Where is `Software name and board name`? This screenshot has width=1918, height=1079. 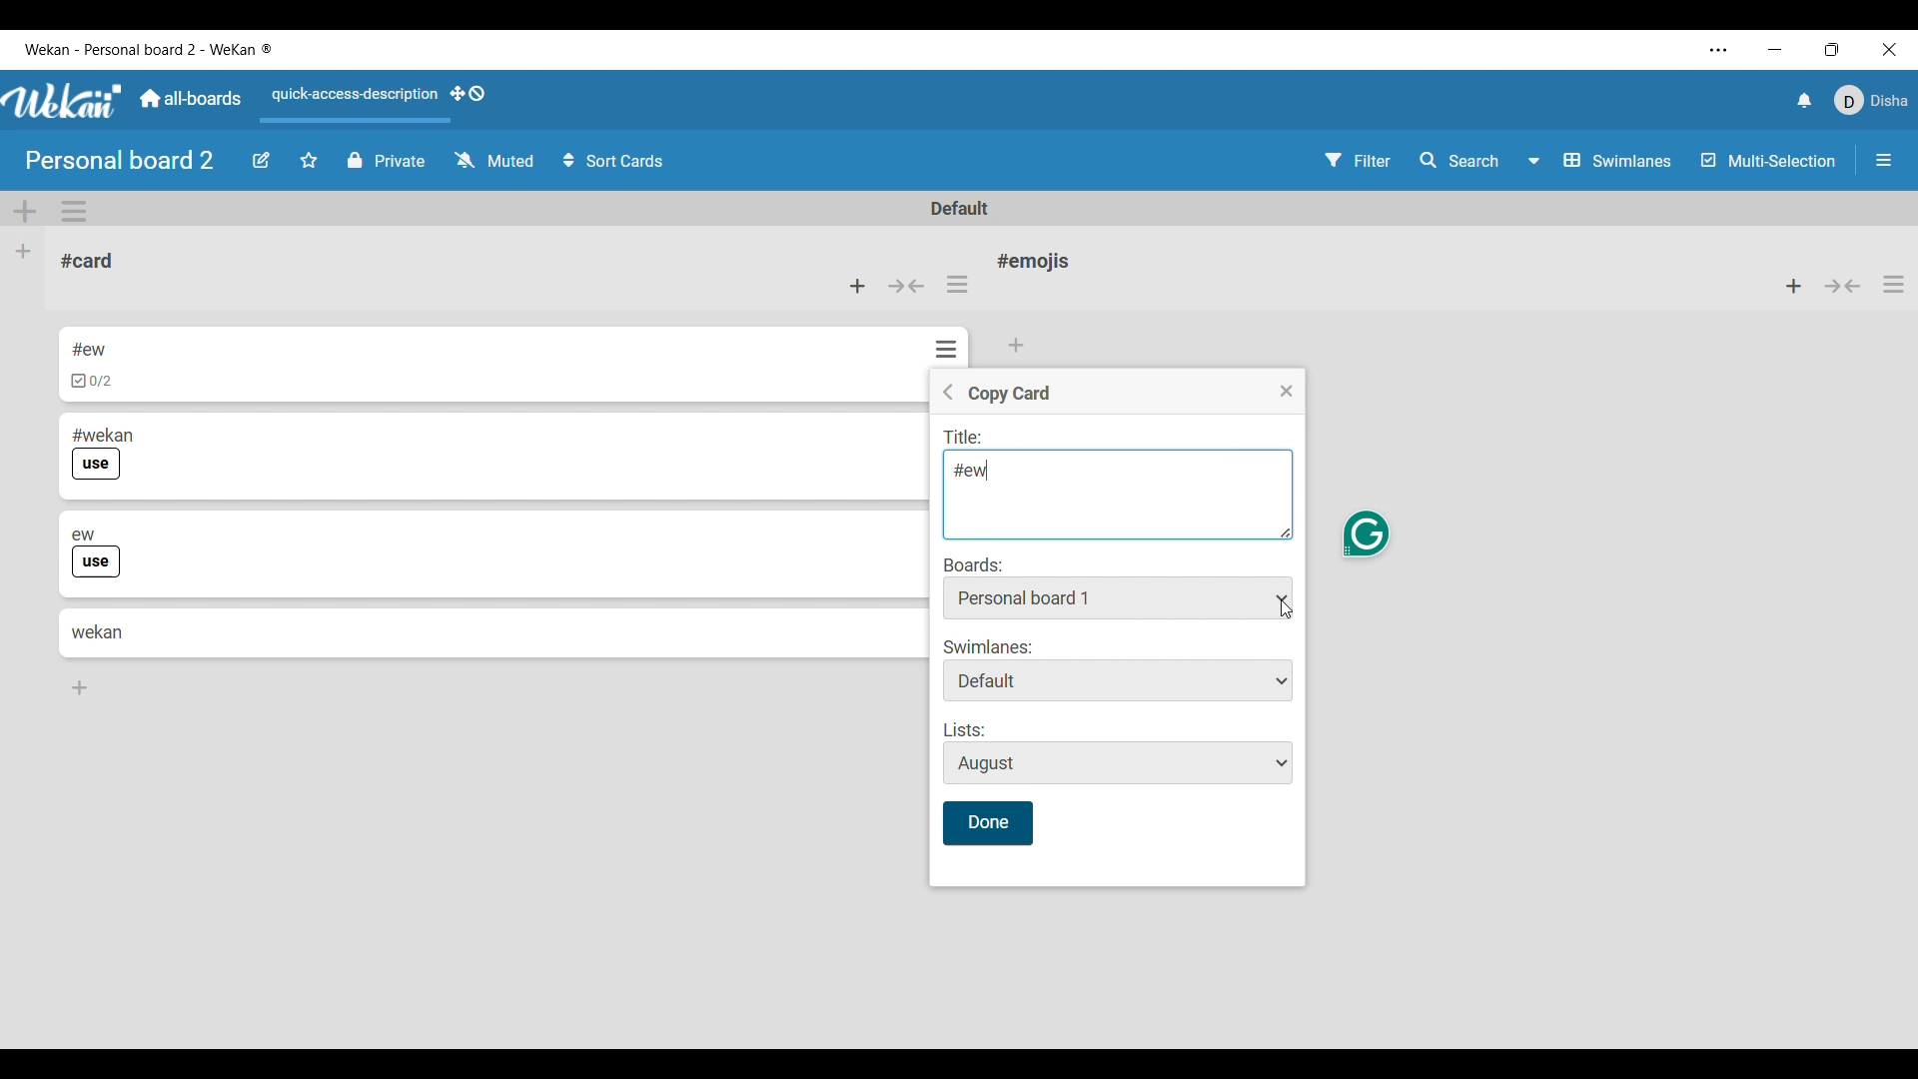 Software name and board name is located at coordinates (148, 50).